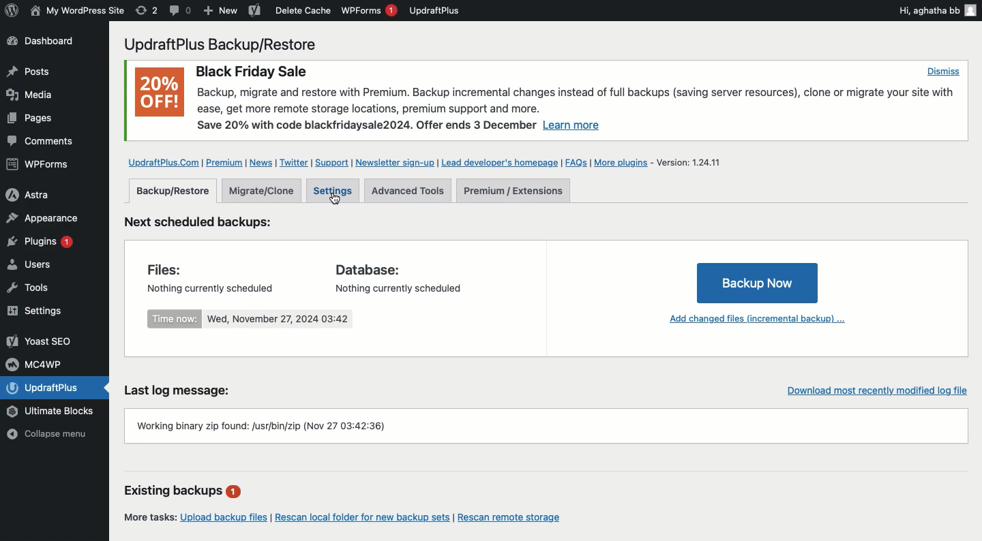 The height and width of the screenshot is (541, 982). Describe the element at coordinates (37, 288) in the screenshot. I see `Tools` at that location.